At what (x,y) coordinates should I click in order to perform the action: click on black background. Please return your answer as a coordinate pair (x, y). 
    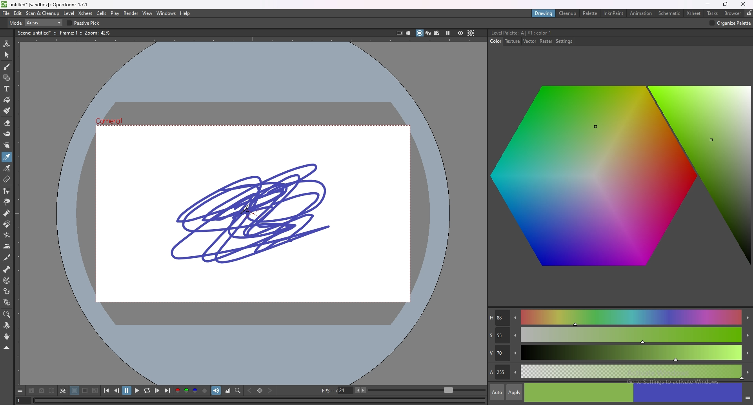
    Looking at the image, I should click on (75, 390).